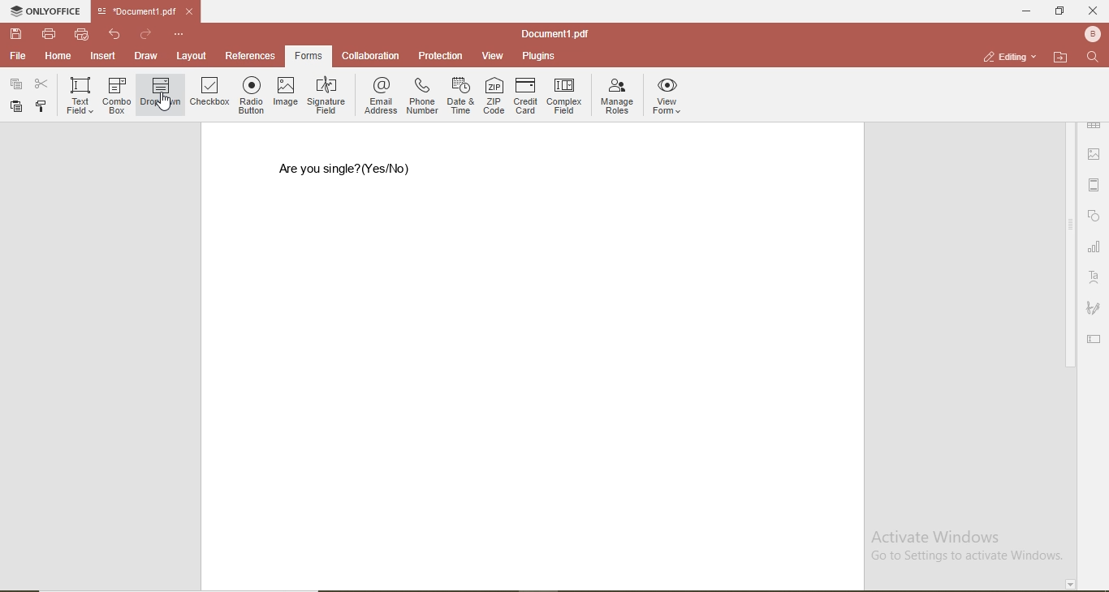 The image size is (1109, 592). Describe the element at coordinates (42, 106) in the screenshot. I see `copy` at that location.